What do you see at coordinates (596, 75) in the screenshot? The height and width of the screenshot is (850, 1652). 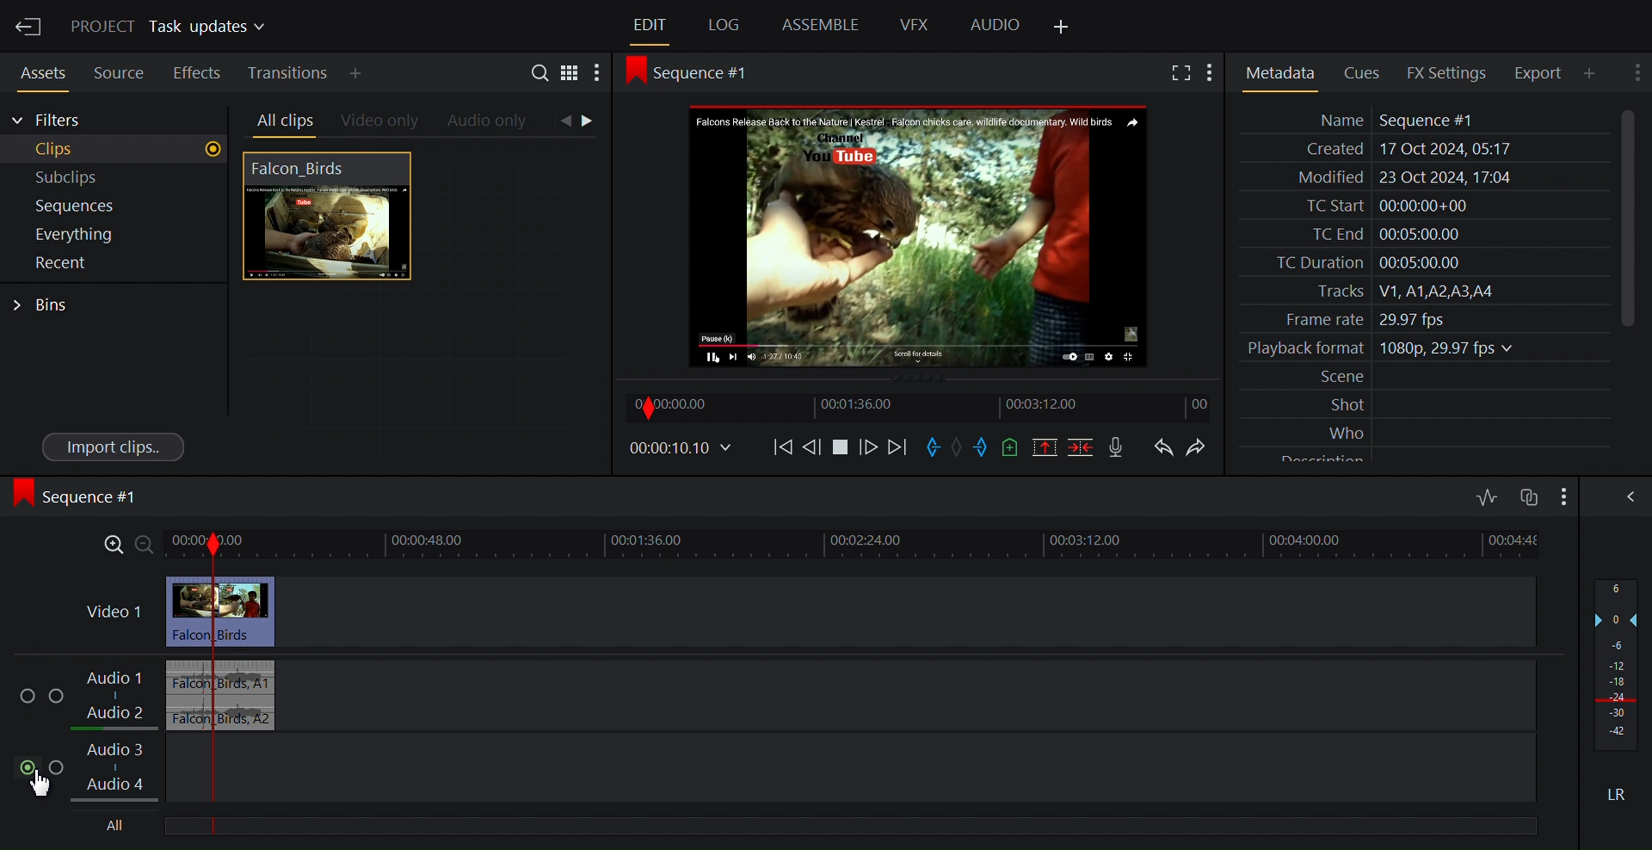 I see `Show settings menu` at bounding box center [596, 75].